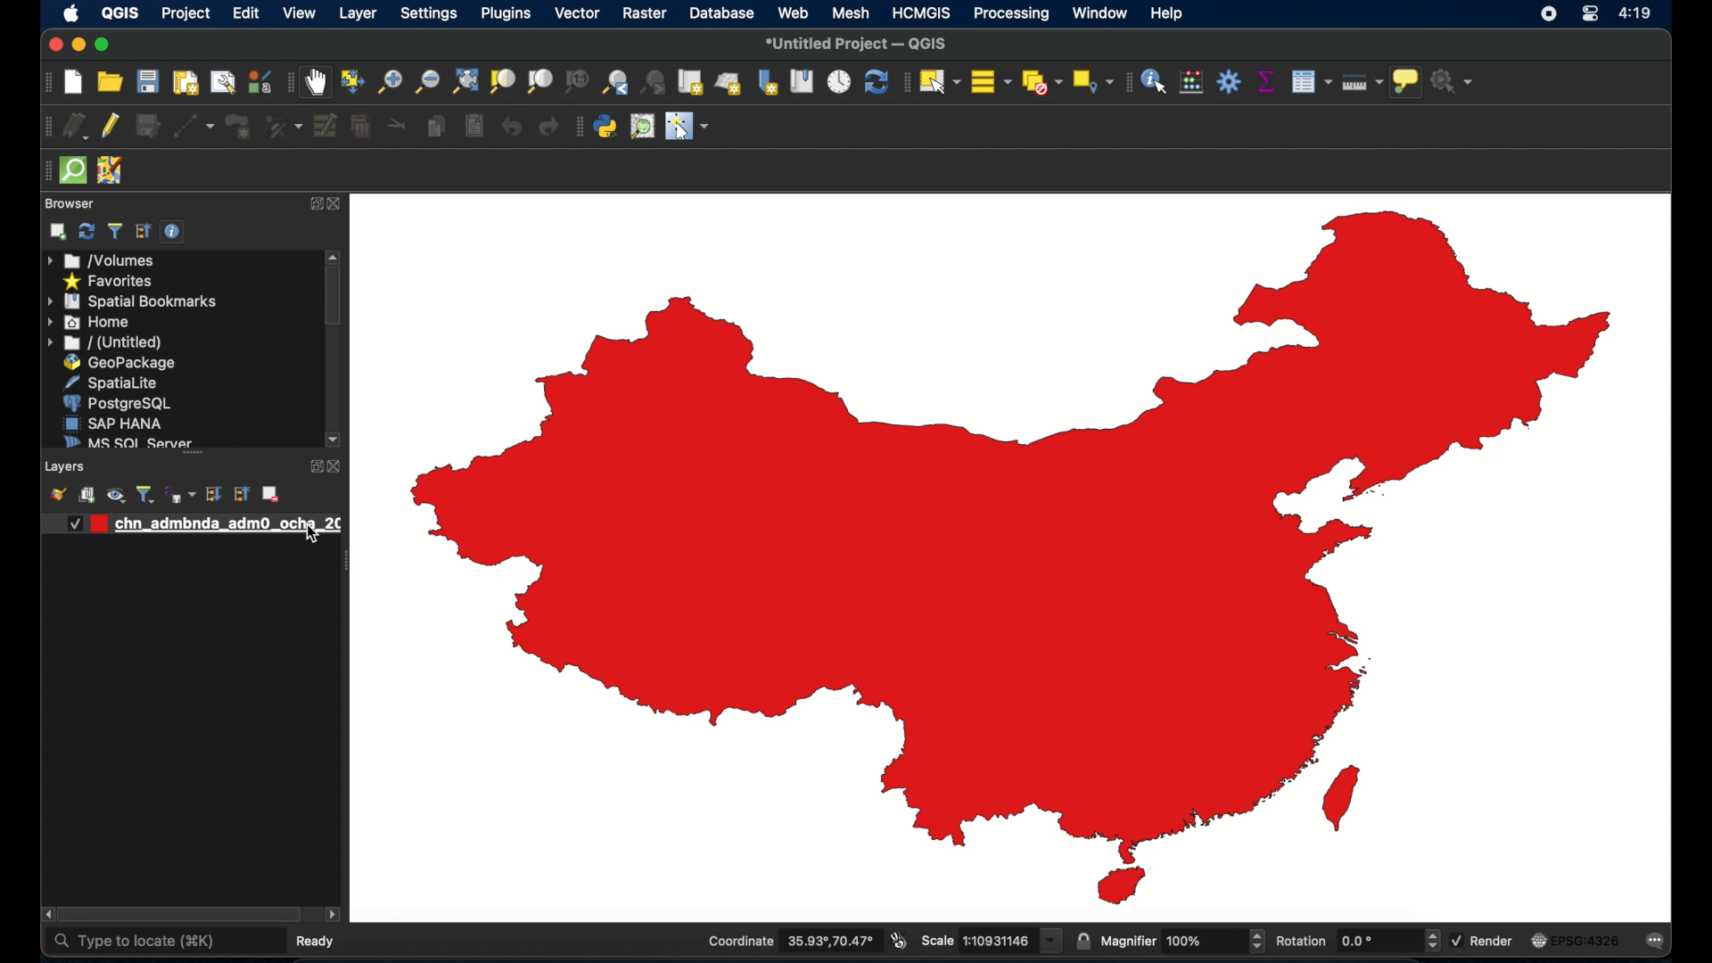 The image size is (1712, 963). I want to click on refresh, so click(86, 231).